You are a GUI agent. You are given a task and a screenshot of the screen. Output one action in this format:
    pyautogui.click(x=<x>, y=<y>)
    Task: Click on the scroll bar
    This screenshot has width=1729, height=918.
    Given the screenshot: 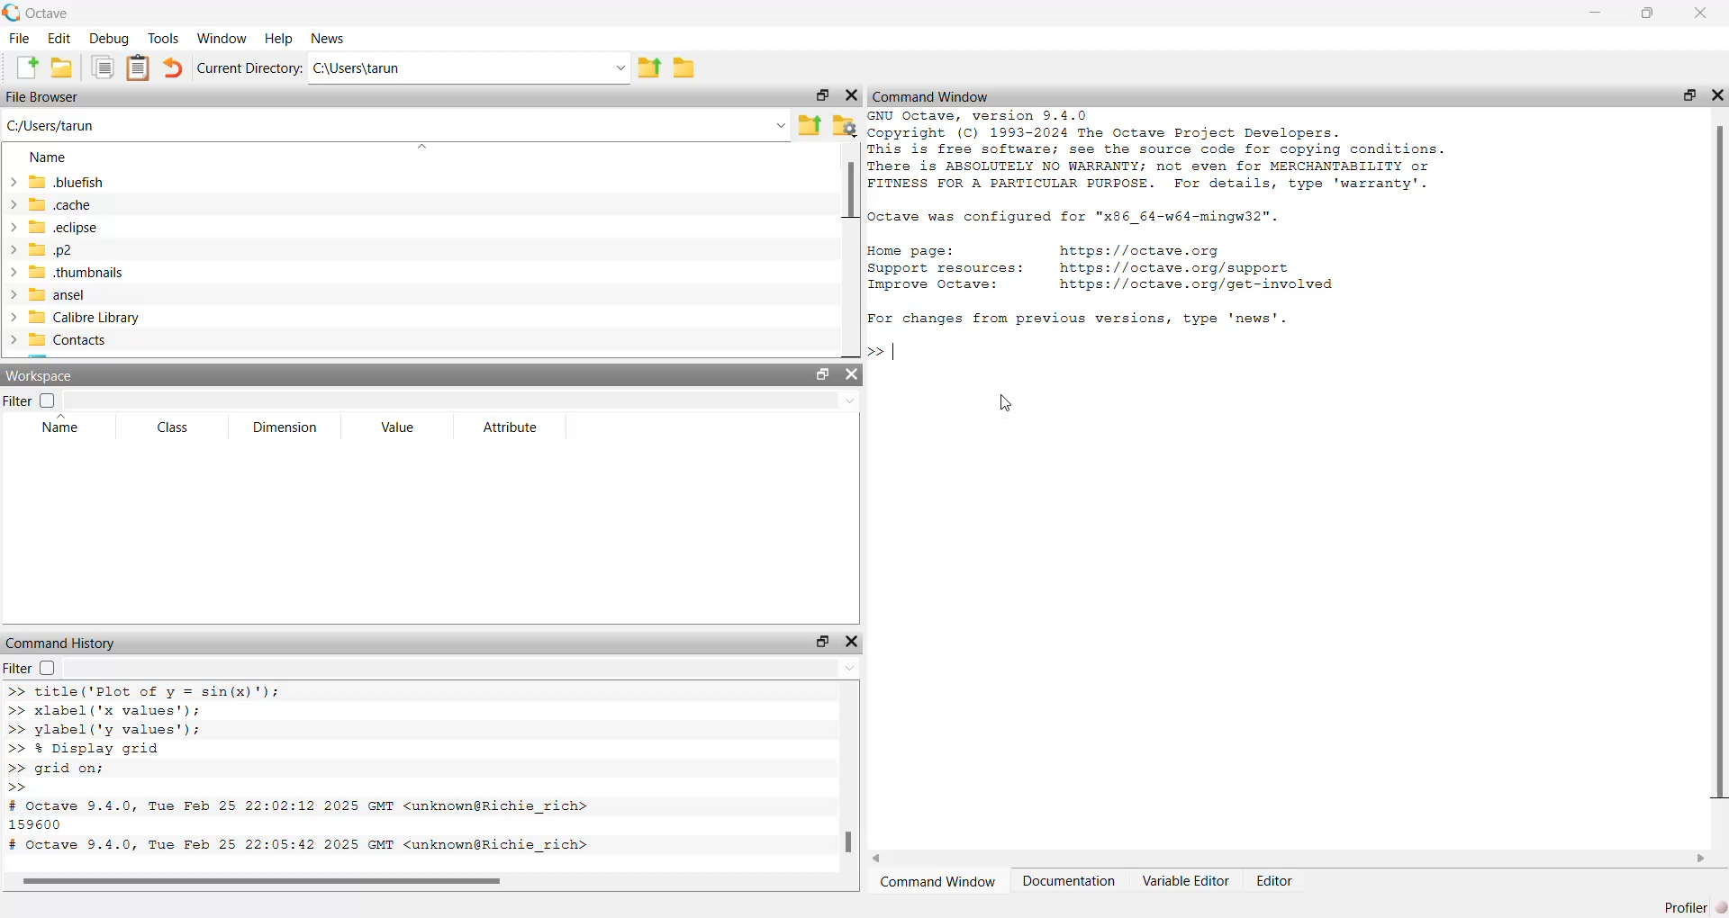 What is the action you would take?
    pyautogui.click(x=847, y=194)
    